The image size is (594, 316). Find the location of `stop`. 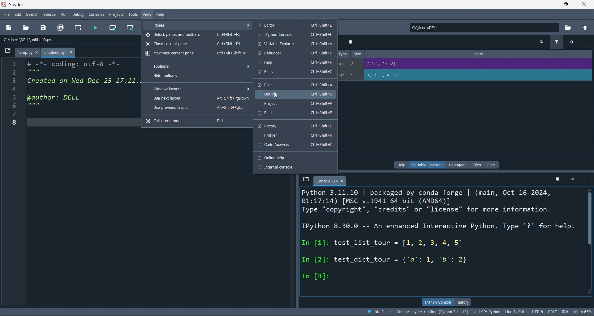

stop is located at coordinates (575, 179).